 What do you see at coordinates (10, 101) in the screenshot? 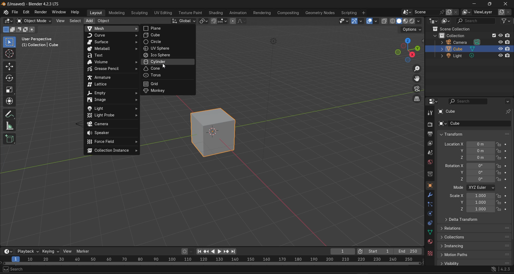
I see `transform` at bounding box center [10, 101].